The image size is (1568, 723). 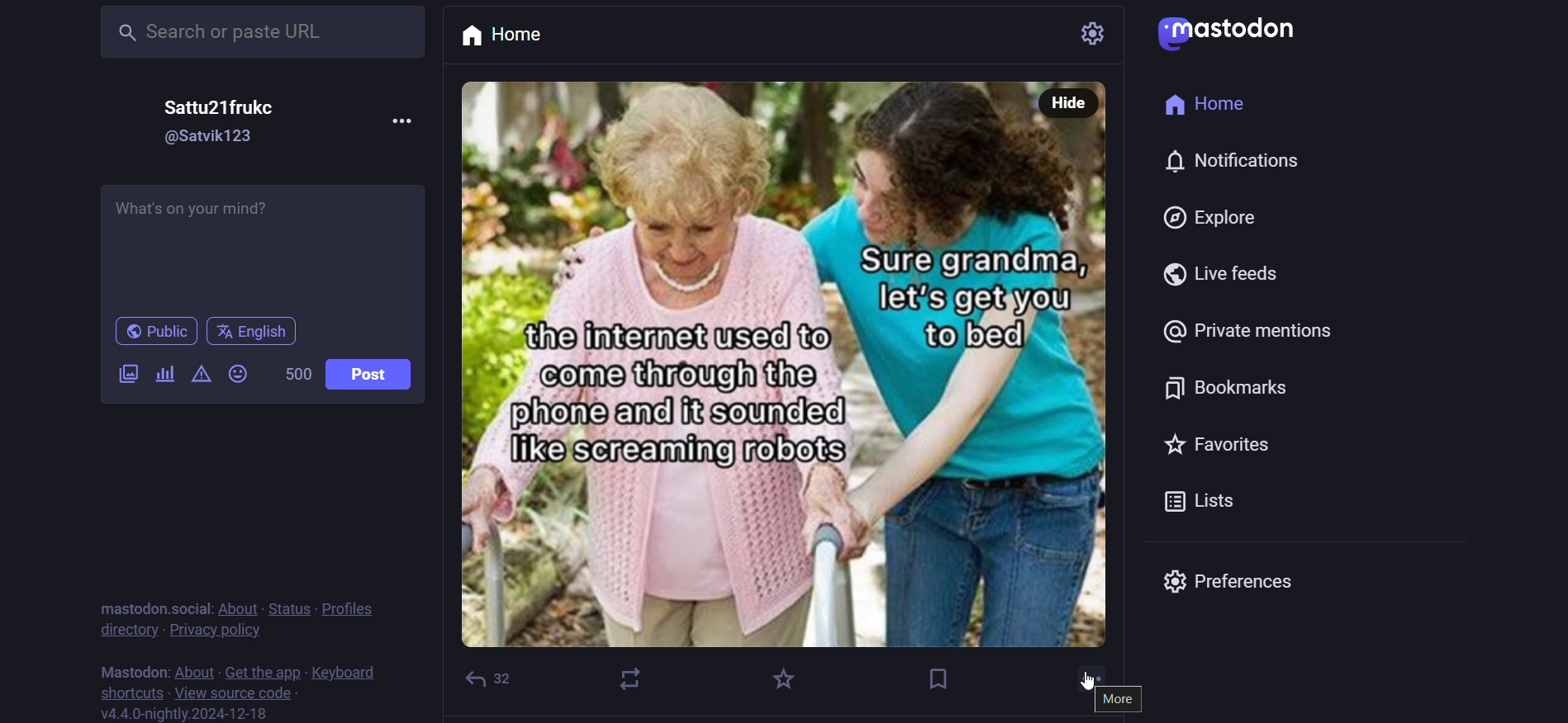 What do you see at coordinates (1064, 31) in the screenshot?
I see `setting` at bounding box center [1064, 31].